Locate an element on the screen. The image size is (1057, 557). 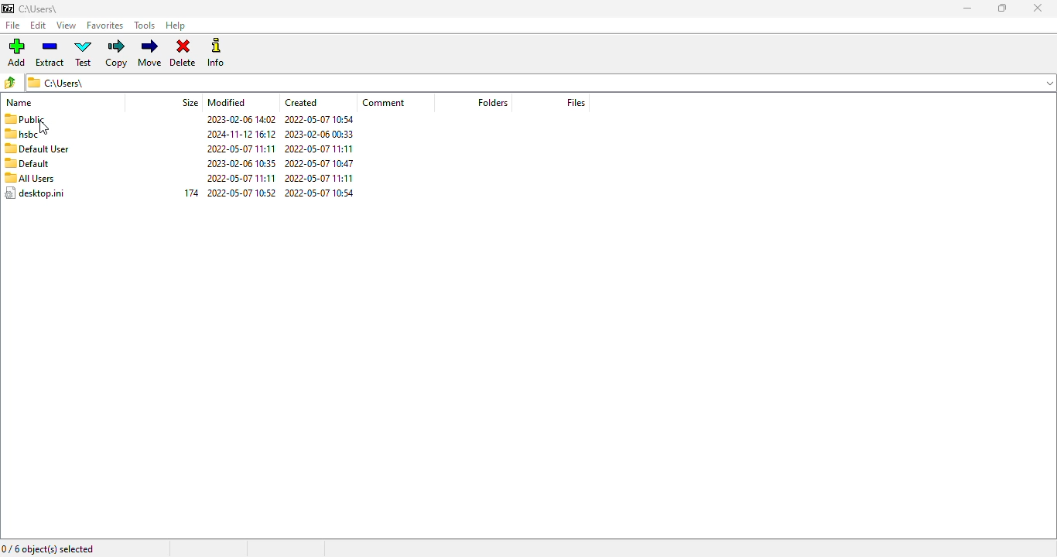
copy is located at coordinates (117, 53).